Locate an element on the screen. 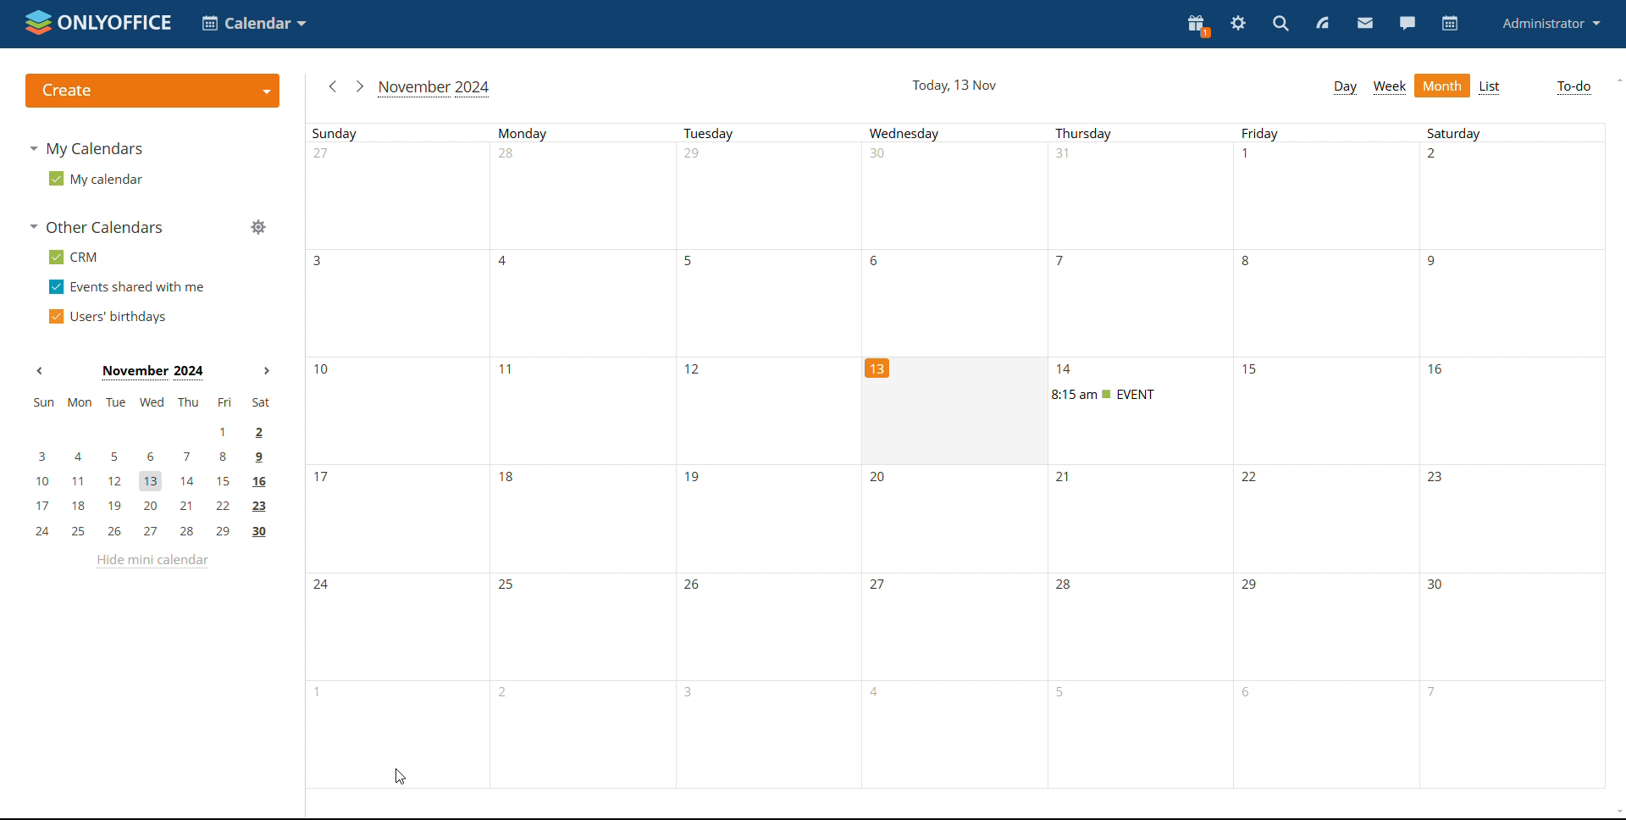  current month is located at coordinates (437, 88).